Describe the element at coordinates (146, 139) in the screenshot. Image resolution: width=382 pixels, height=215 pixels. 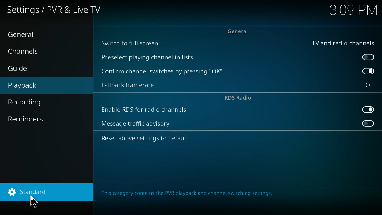
I see `reset above settings` at that location.